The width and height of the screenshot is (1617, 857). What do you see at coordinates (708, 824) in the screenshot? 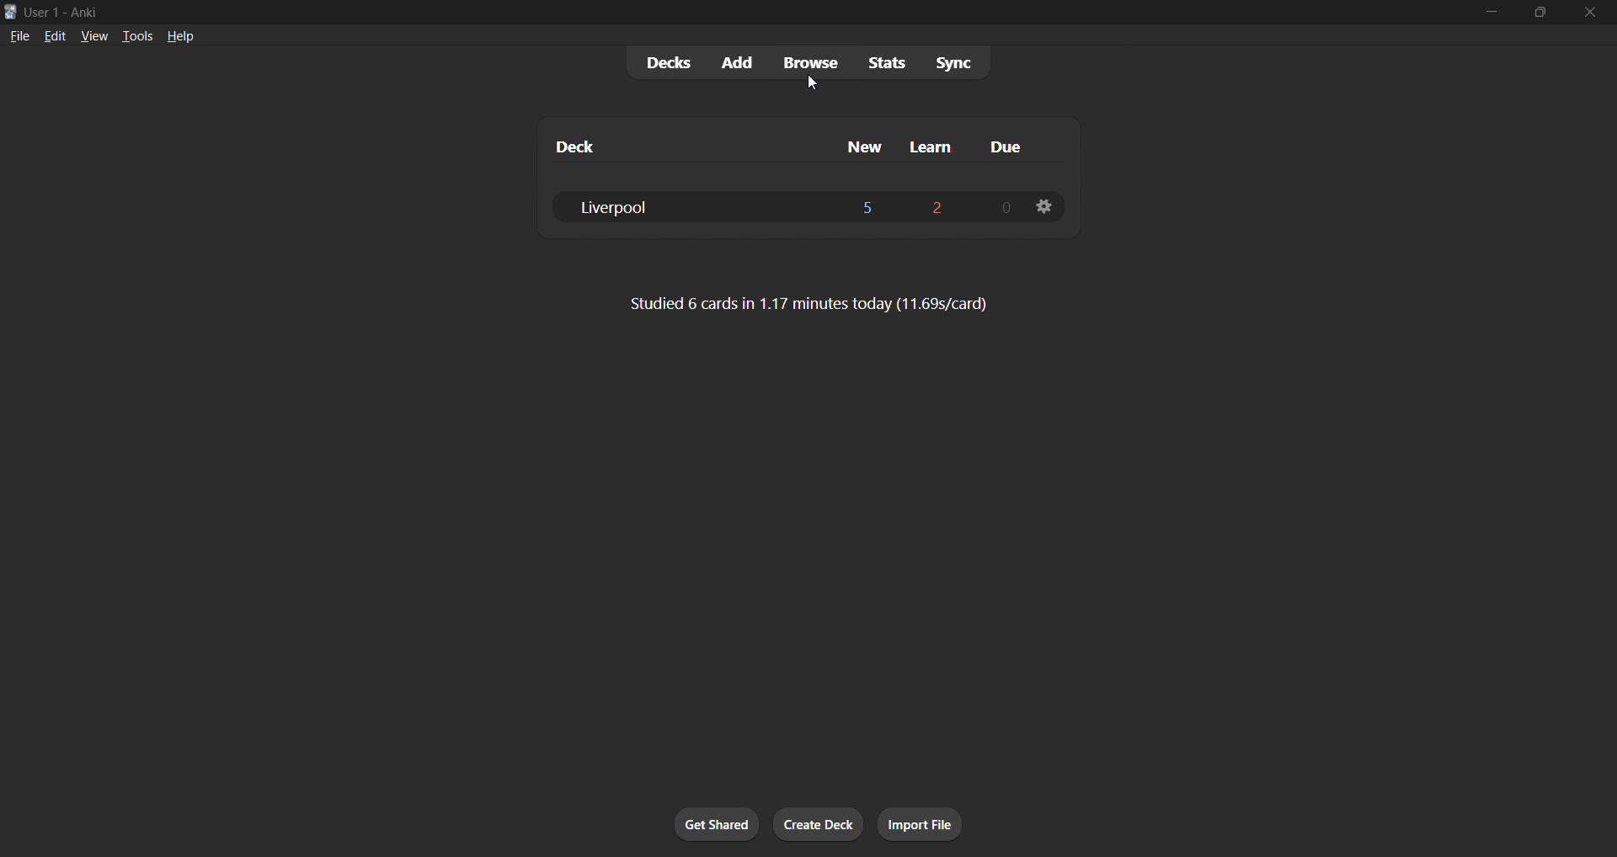
I see `get shared` at bounding box center [708, 824].